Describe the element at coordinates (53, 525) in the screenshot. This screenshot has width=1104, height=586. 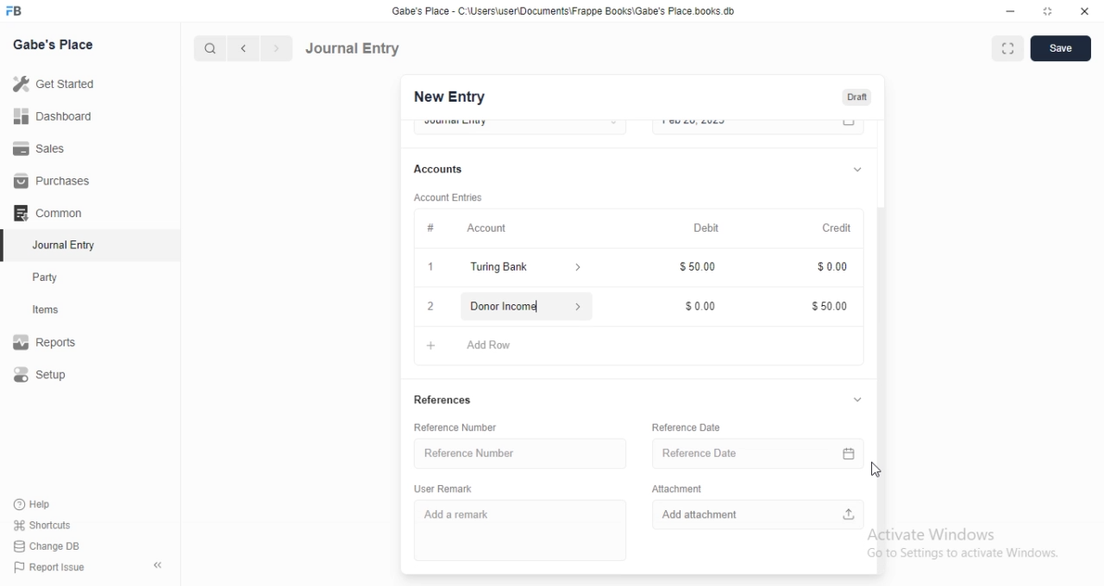
I see `‘Shortcuts` at that location.